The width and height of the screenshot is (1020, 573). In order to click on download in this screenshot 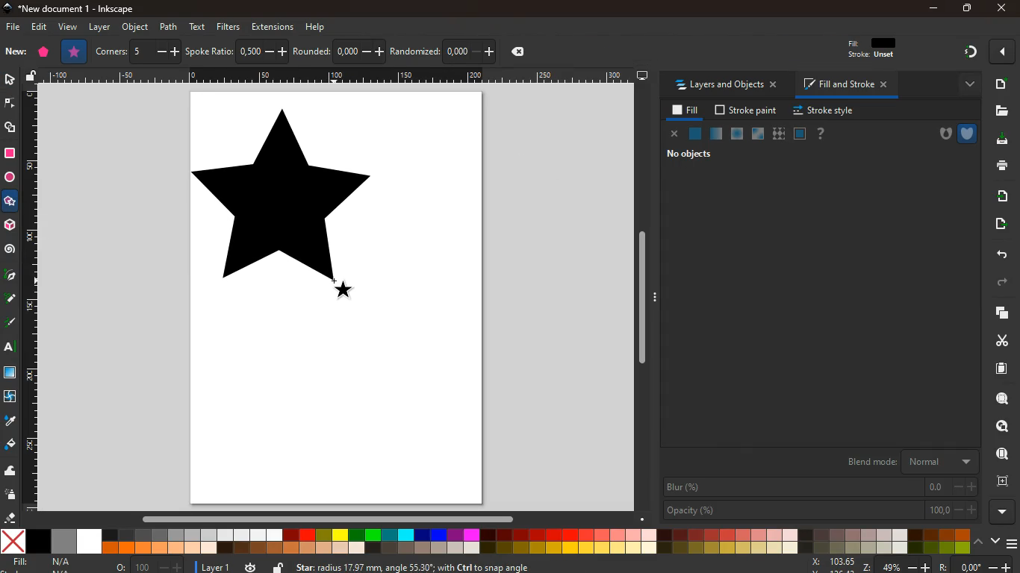, I will do `click(1002, 140)`.